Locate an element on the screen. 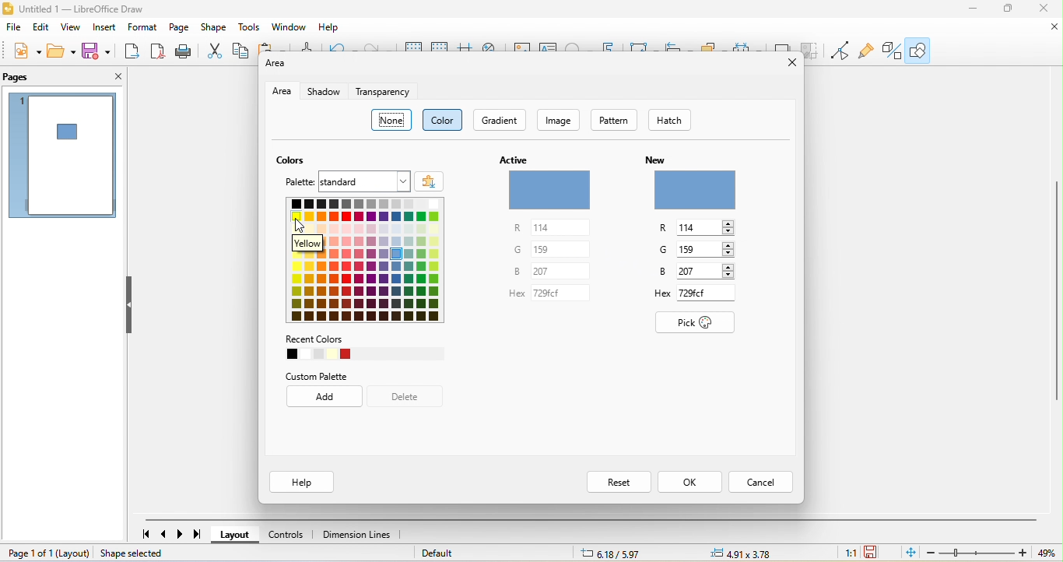 This screenshot has height=562, width=1063. b 207 is located at coordinates (702, 272).